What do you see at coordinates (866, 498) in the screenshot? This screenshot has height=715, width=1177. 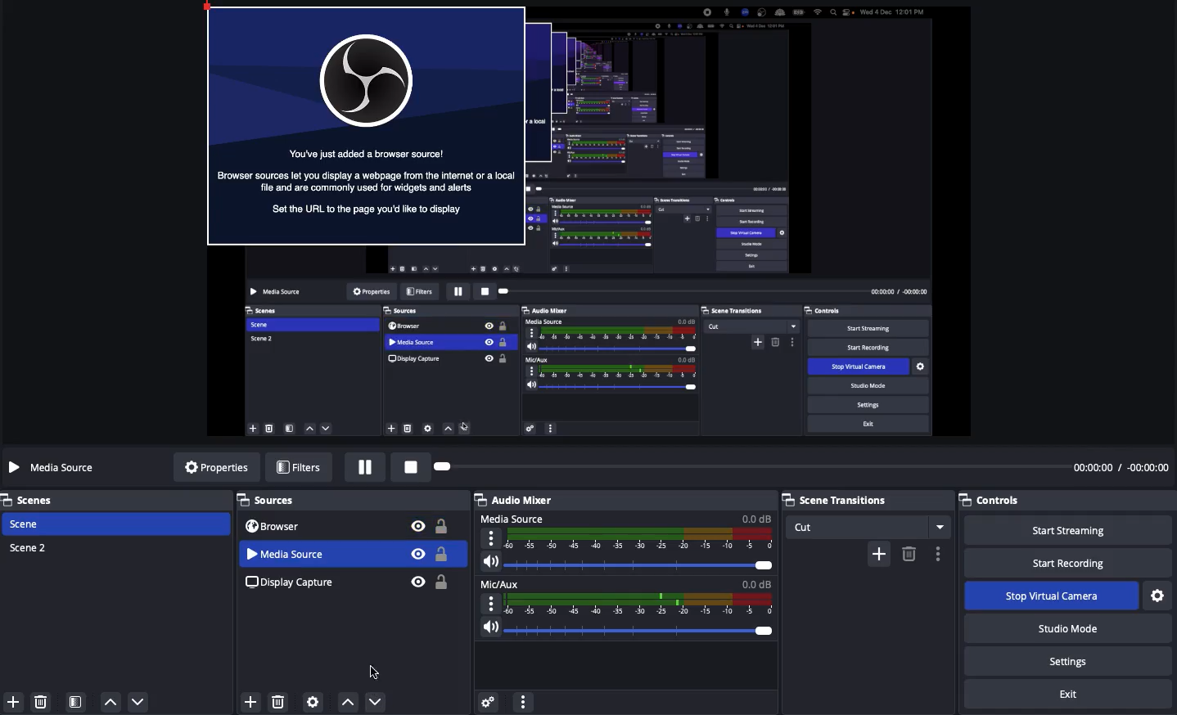 I see `Scene transition` at bounding box center [866, 498].